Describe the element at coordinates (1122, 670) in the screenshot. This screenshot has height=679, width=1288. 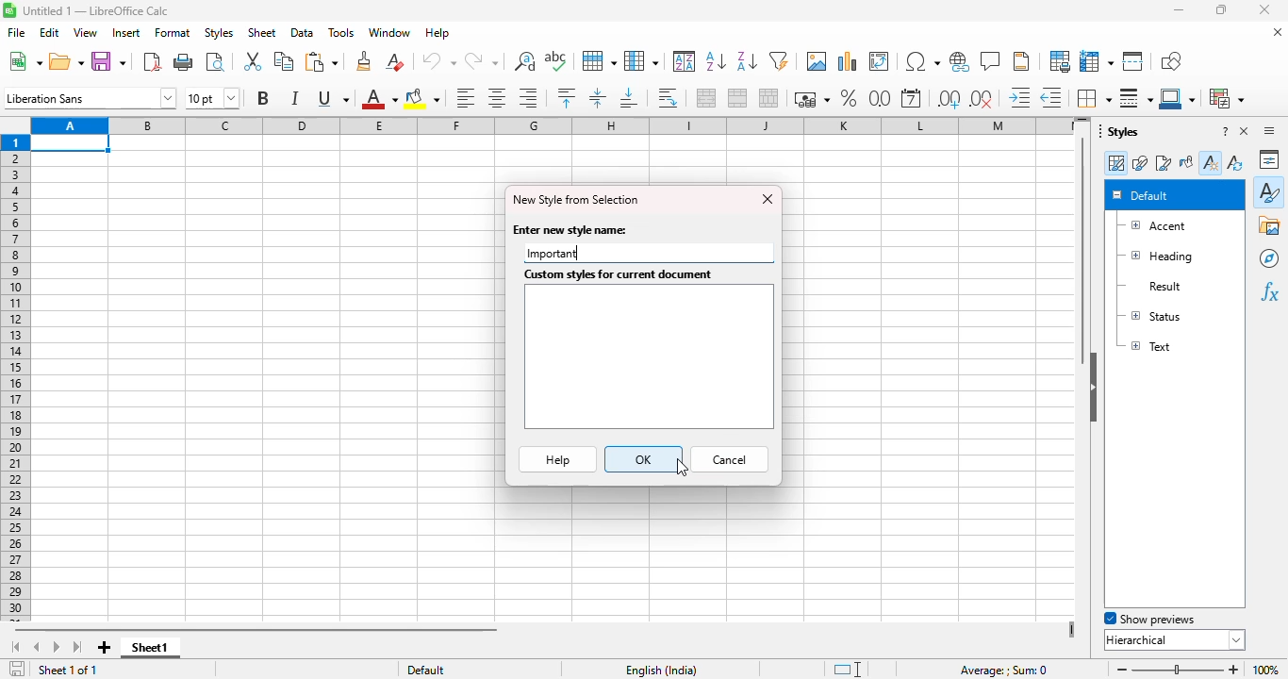
I see `zoom out` at that location.